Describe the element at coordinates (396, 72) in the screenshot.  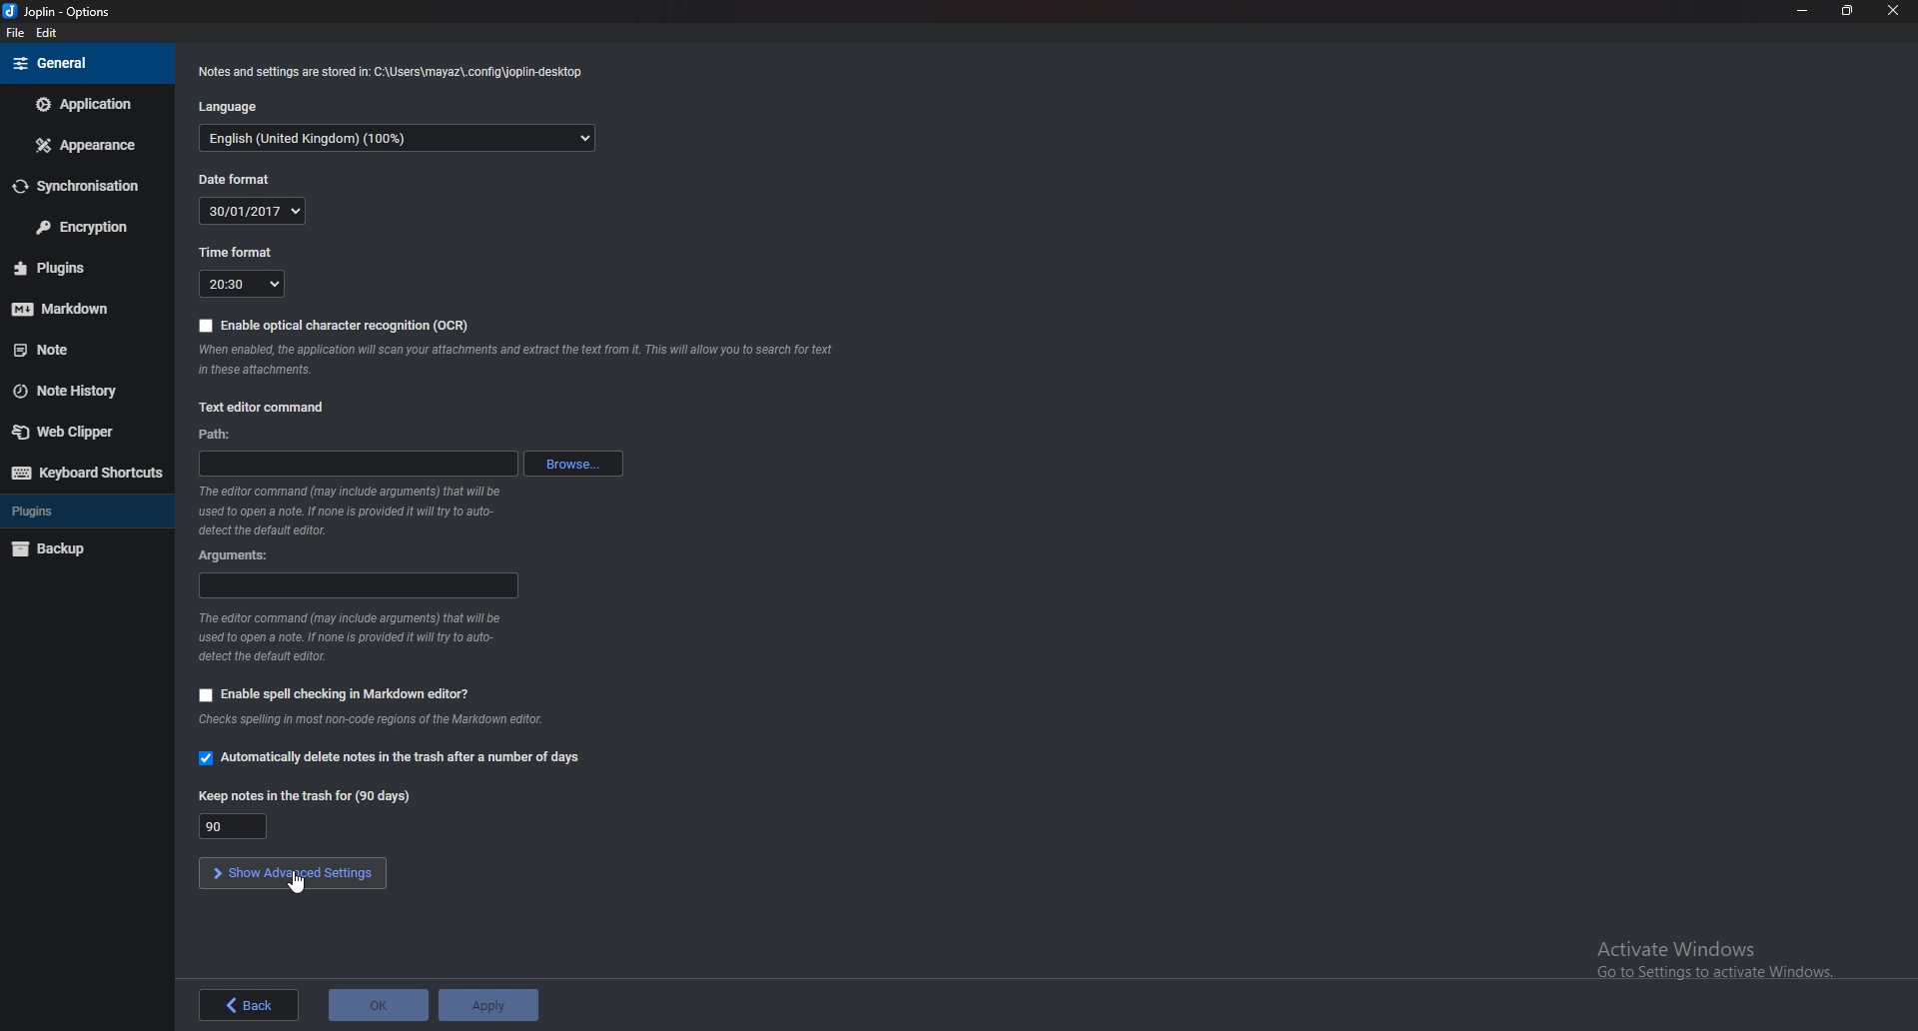
I see `Info` at that location.